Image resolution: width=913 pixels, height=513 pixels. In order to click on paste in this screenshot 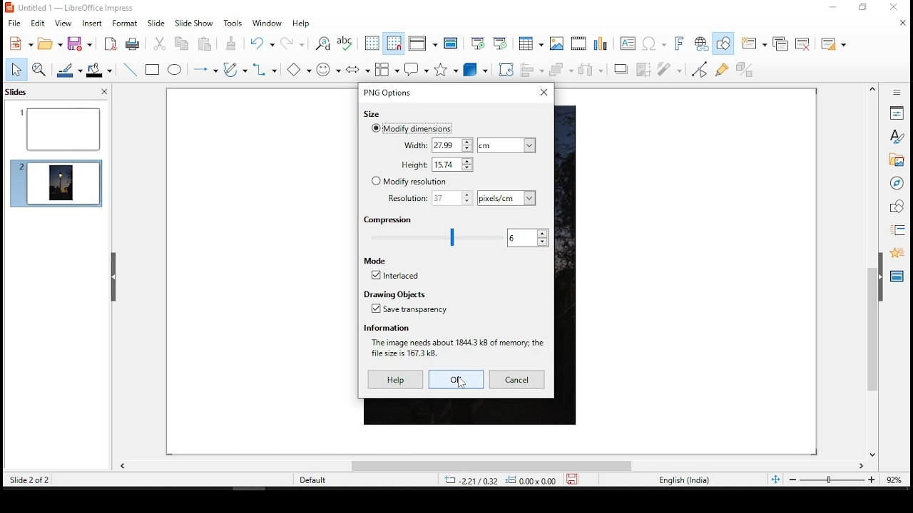, I will do `click(205, 43)`.